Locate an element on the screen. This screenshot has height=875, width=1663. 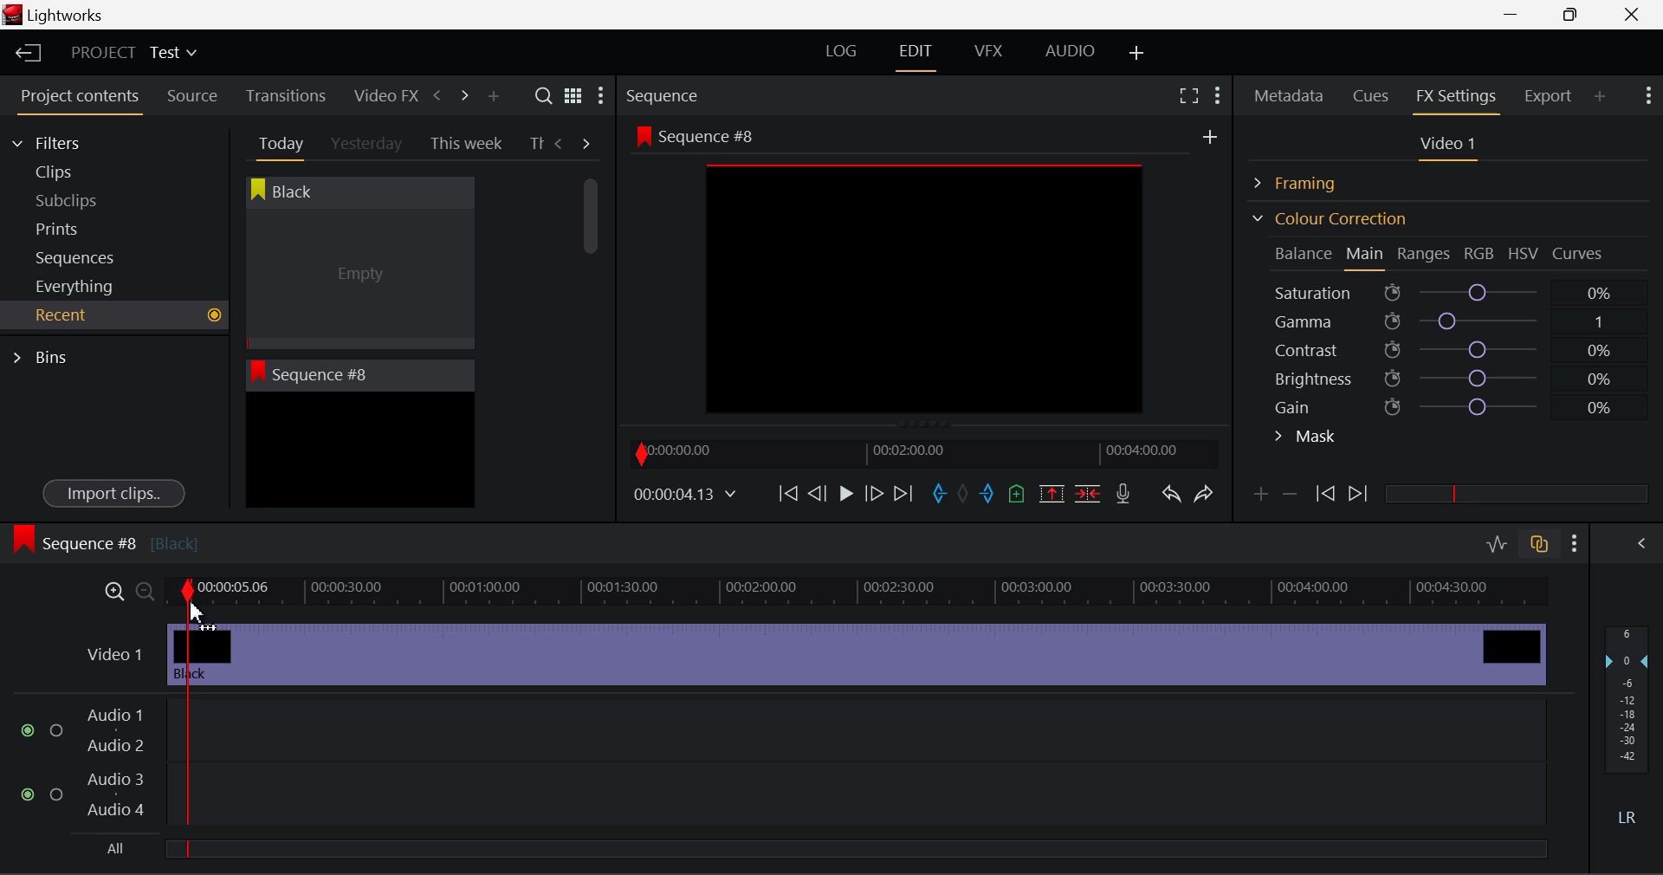
Window Title is located at coordinates (54, 16).